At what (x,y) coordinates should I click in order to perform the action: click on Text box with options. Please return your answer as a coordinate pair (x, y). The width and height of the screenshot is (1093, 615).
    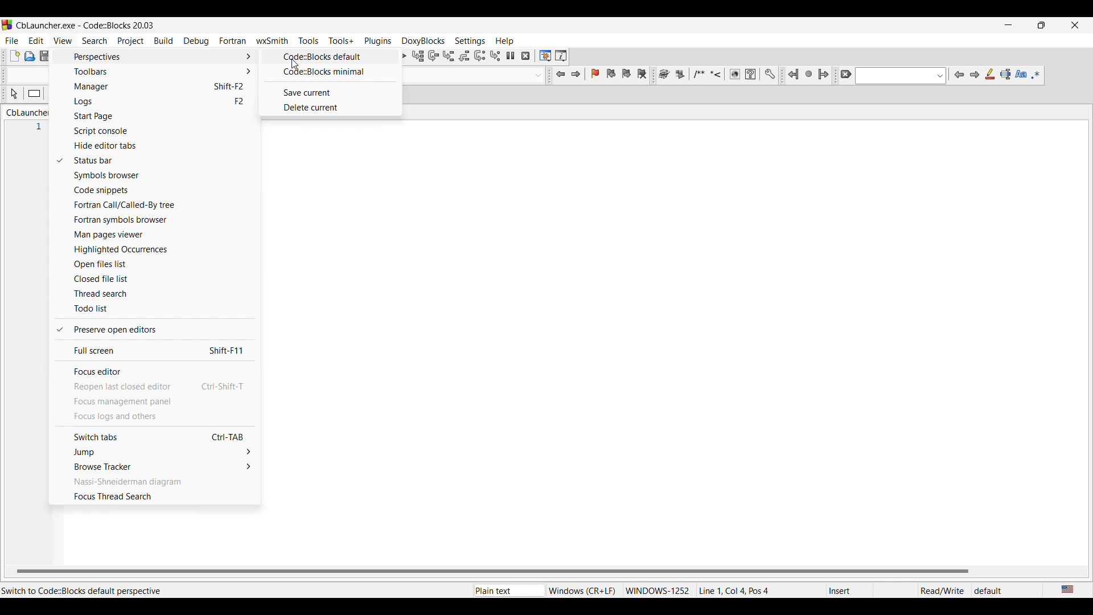
    Looking at the image, I should click on (900, 76).